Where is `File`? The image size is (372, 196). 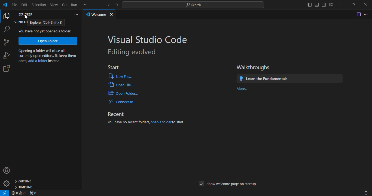
File is located at coordinates (13, 4).